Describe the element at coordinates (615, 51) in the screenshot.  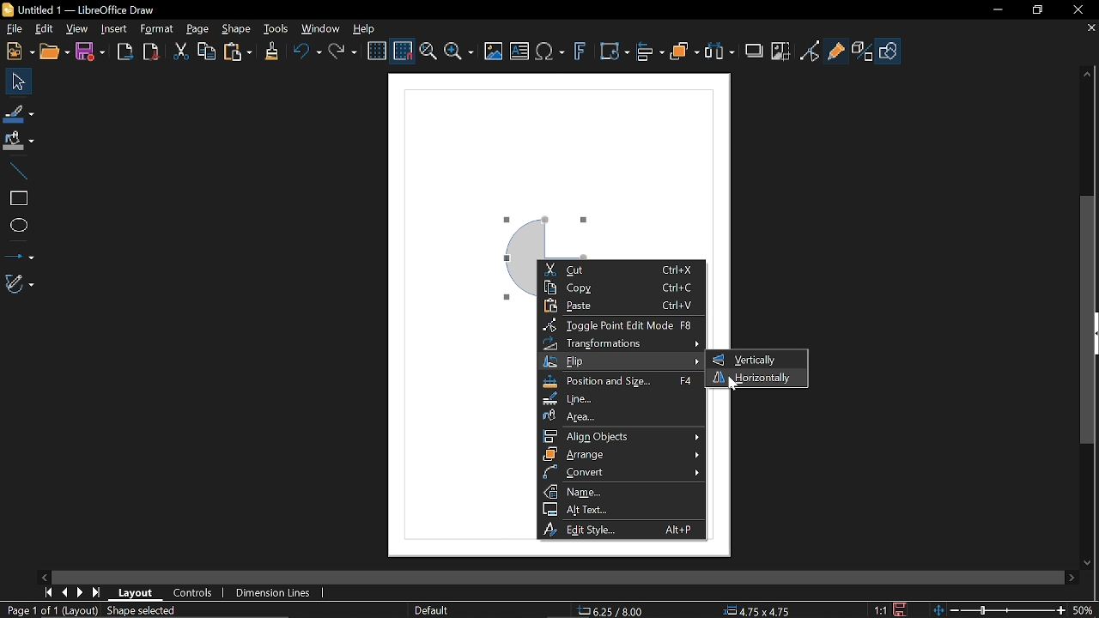
I see `Transformation` at that location.